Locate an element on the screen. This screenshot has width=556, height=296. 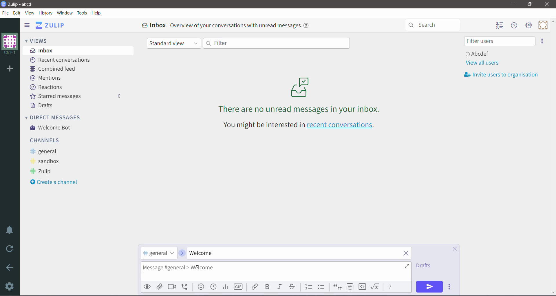
Edit is located at coordinates (17, 13).